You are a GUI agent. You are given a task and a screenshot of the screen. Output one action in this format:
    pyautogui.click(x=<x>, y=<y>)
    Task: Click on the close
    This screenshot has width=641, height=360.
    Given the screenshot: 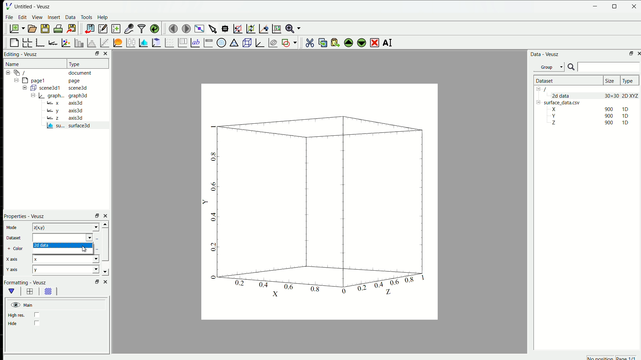 What is the action you would take?
    pyautogui.click(x=634, y=6)
    